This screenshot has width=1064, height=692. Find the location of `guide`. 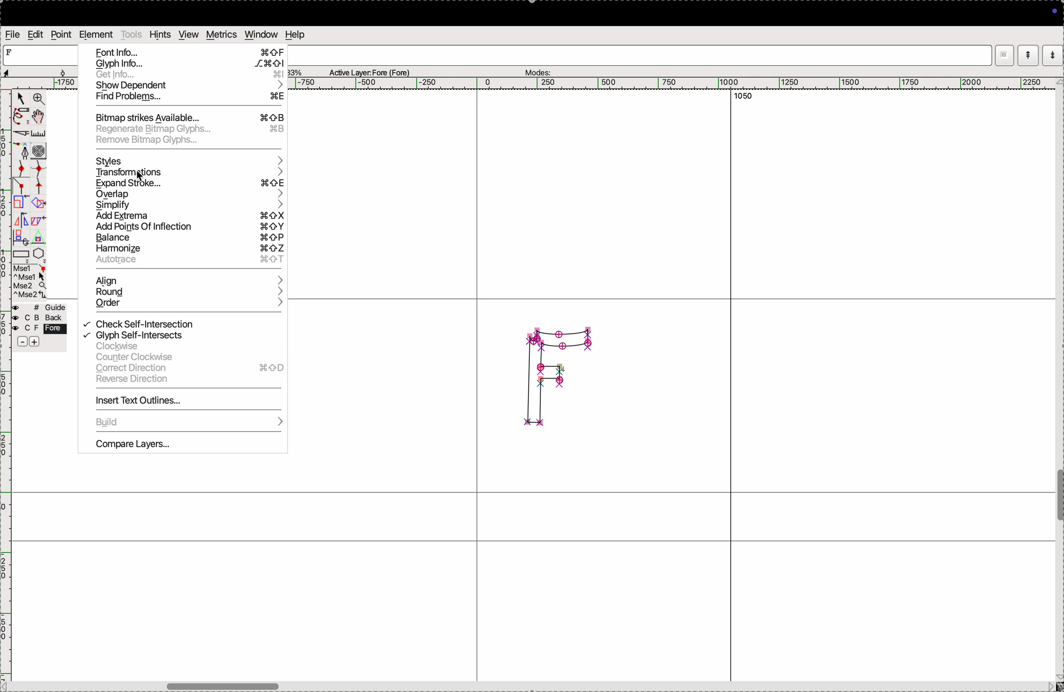

guide is located at coordinates (42, 307).